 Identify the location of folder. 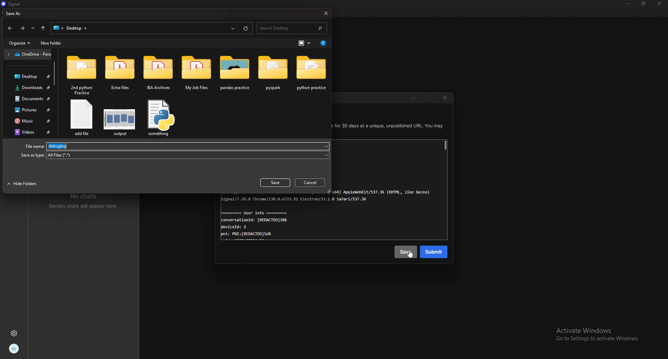
(158, 74).